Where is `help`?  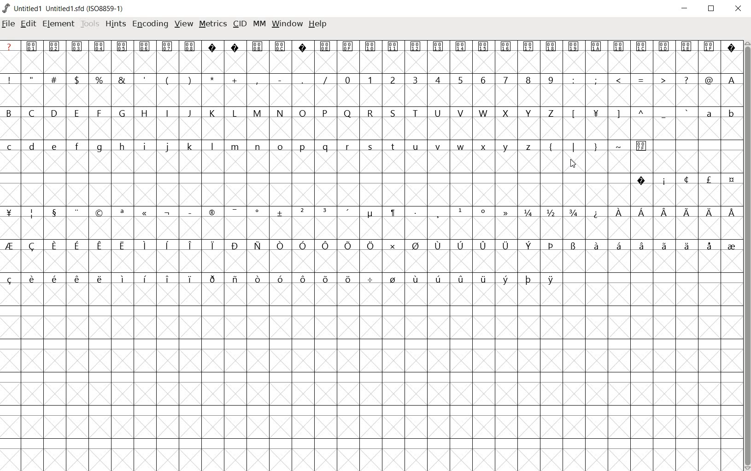
help is located at coordinates (318, 24).